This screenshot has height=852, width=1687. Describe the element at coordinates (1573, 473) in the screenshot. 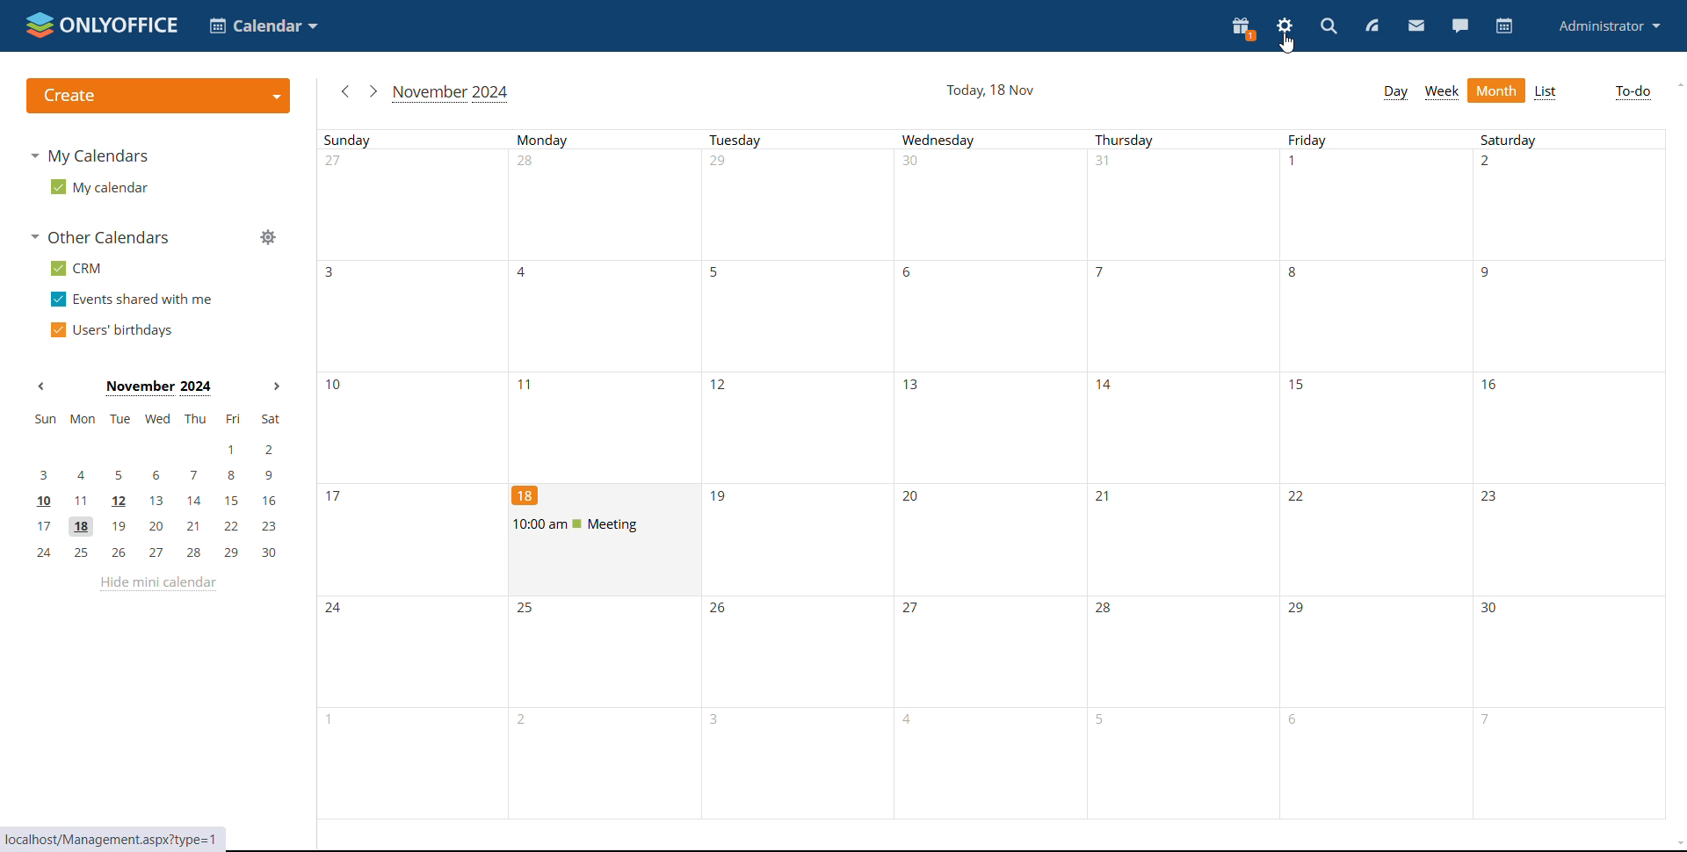

I see `saturday` at that location.